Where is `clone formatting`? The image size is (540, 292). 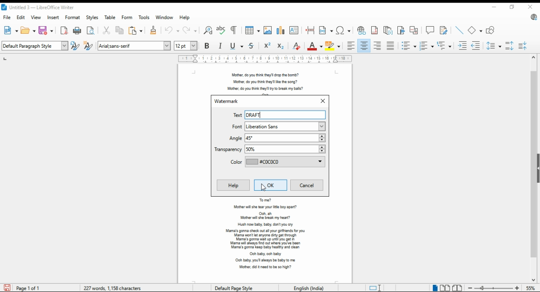 clone formatting is located at coordinates (154, 30).